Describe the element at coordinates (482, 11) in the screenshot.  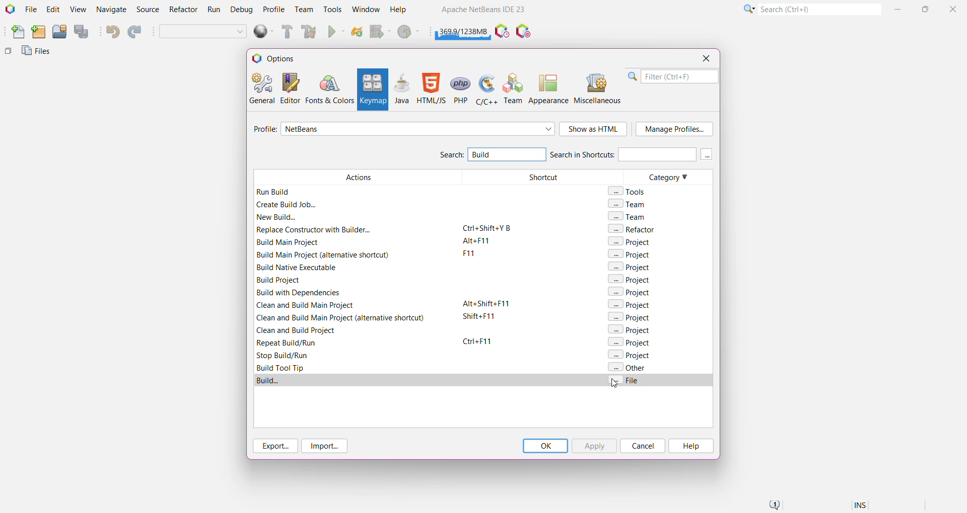
I see `Application name and Version` at that location.